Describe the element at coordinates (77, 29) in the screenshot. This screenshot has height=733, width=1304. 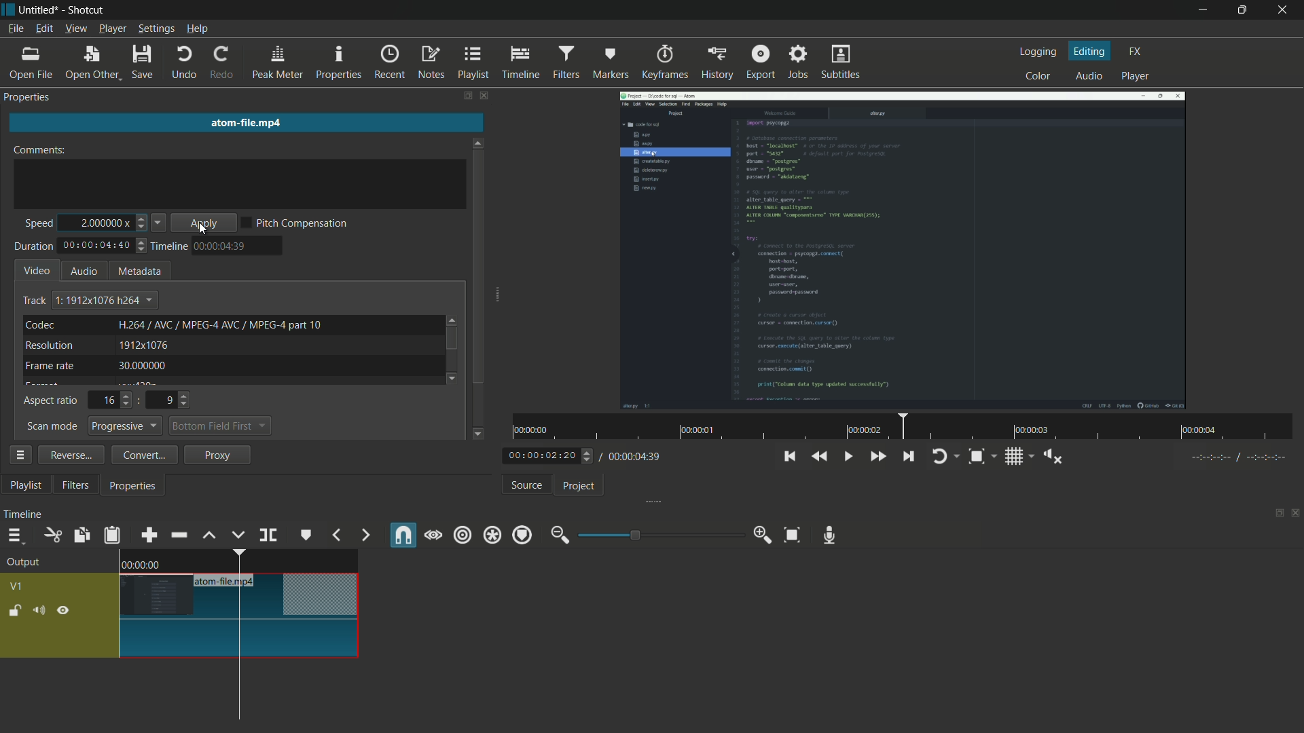
I see `view menu` at that location.